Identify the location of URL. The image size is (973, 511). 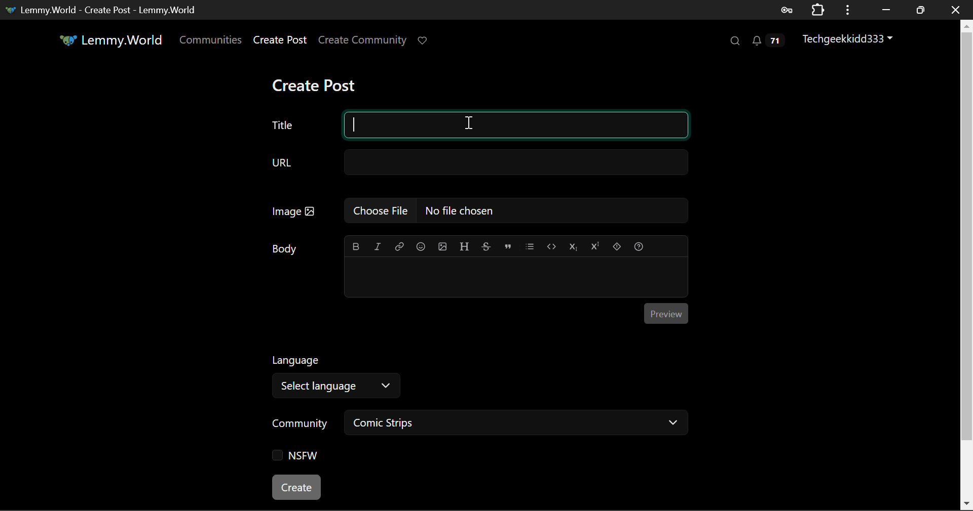
(478, 163).